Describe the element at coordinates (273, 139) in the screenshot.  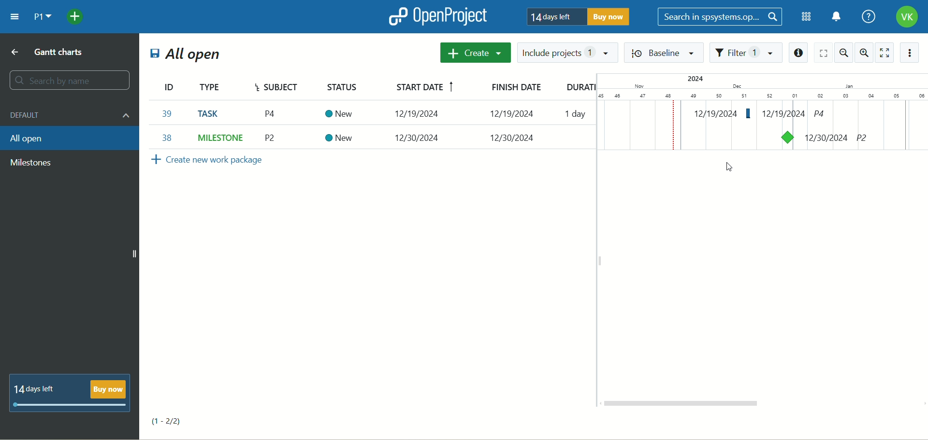
I see `P4` at that location.